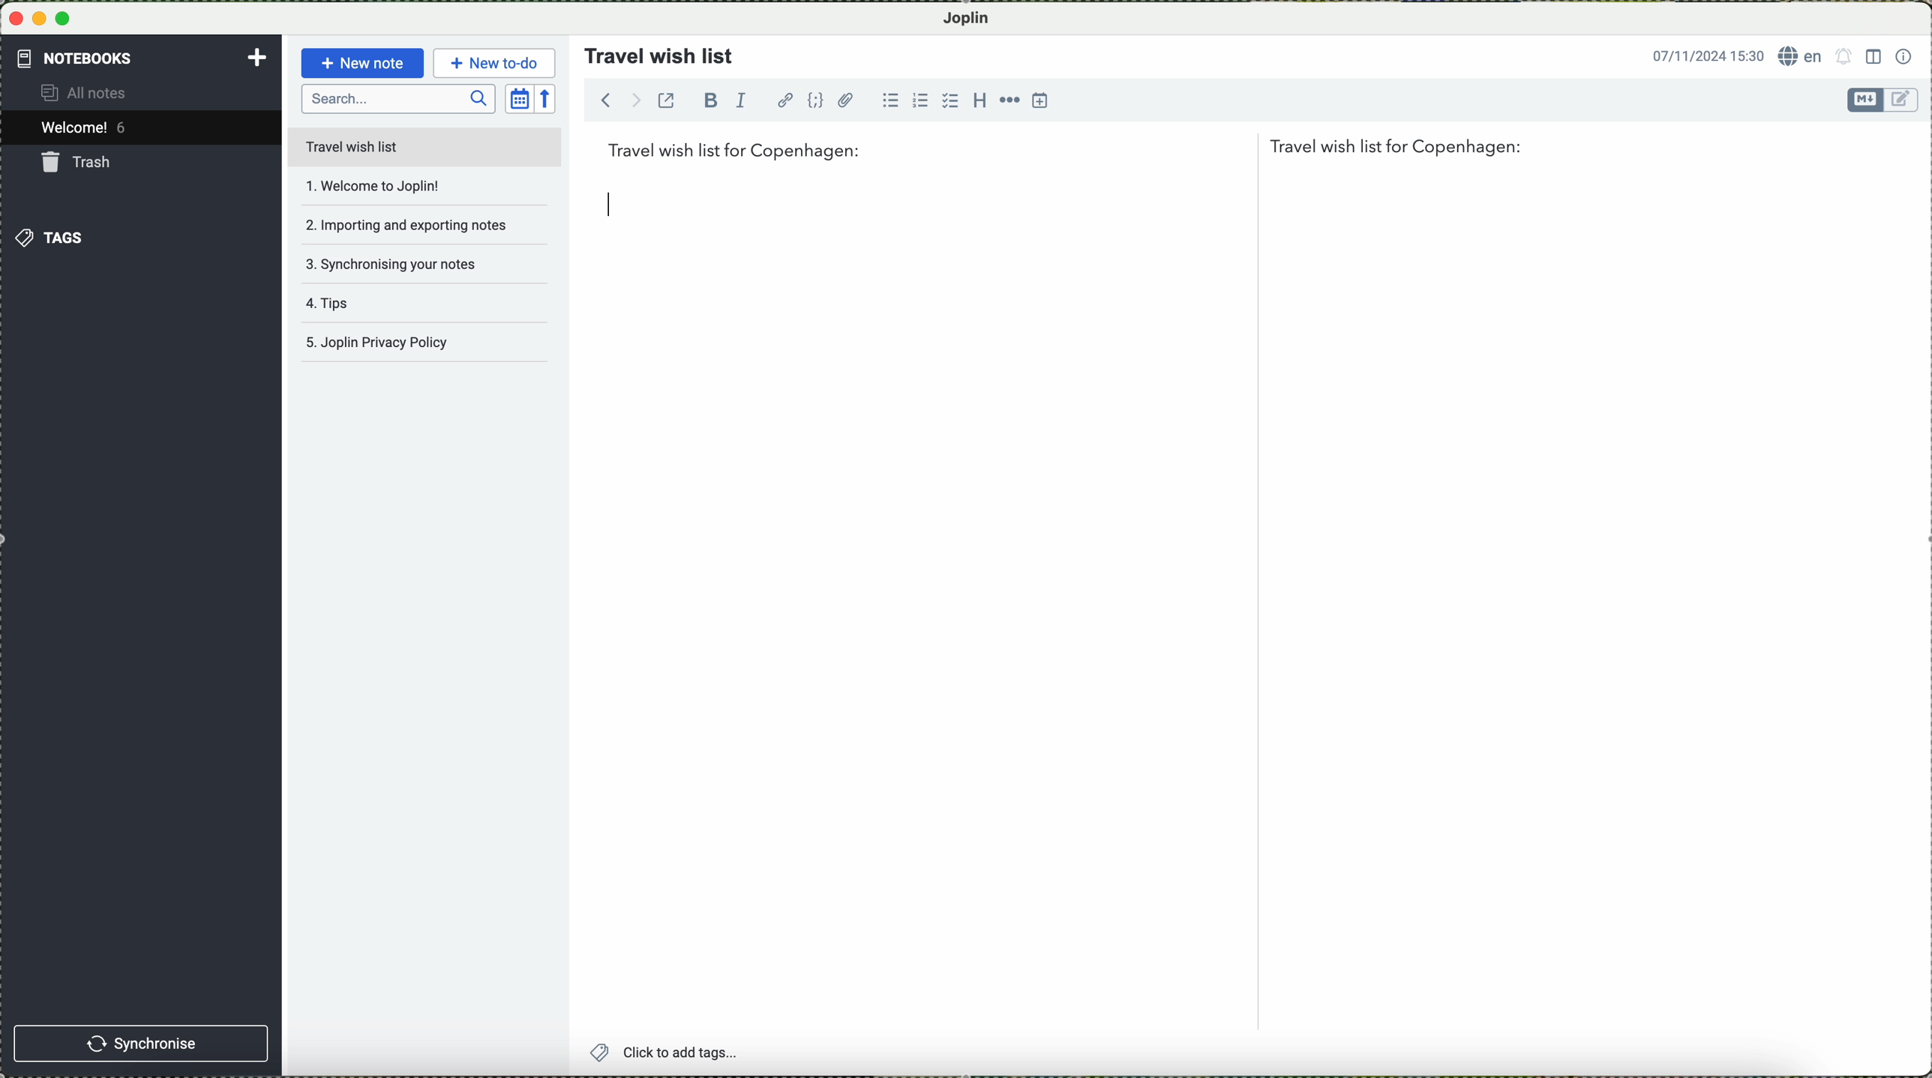 The height and width of the screenshot is (1078, 1932). What do you see at coordinates (846, 100) in the screenshot?
I see `attach file` at bounding box center [846, 100].